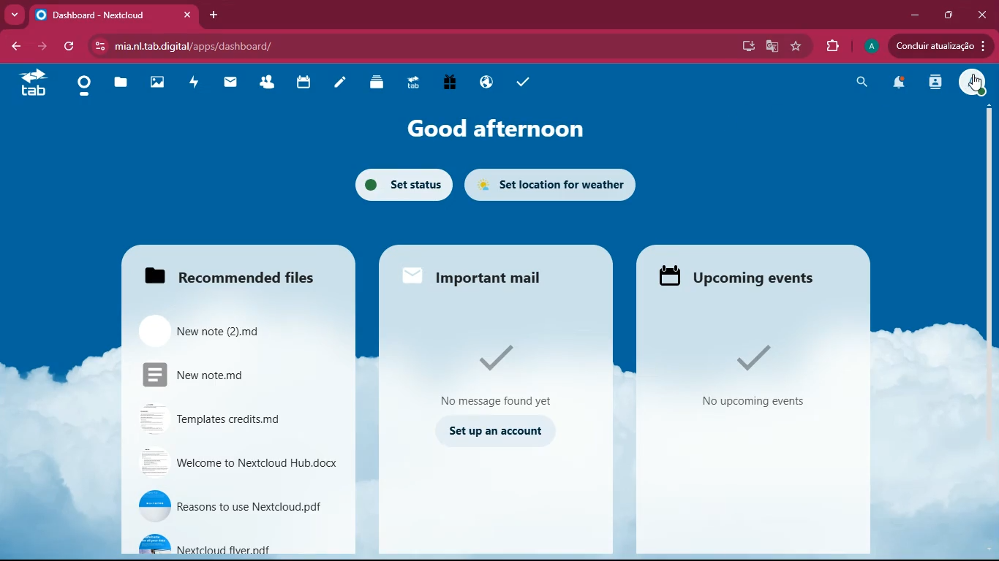 The image size is (999, 561). I want to click on files, so click(227, 275).